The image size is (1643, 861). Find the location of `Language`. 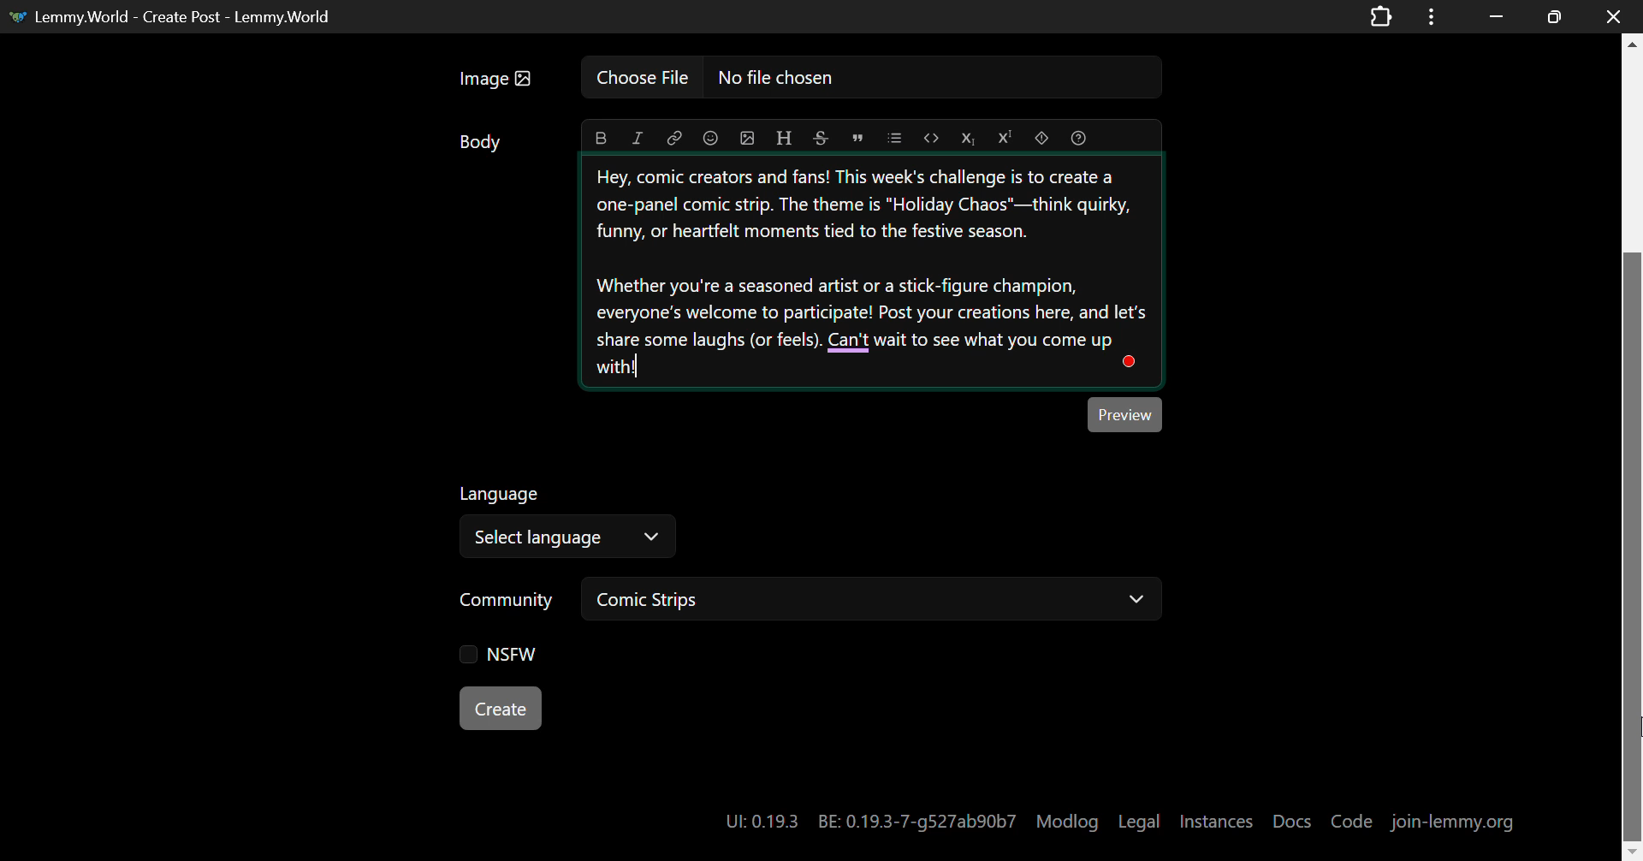

Language is located at coordinates (501, 492).